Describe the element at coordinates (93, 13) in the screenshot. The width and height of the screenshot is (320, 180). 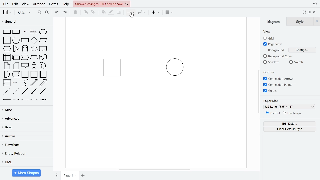
I see `to back` at that location.